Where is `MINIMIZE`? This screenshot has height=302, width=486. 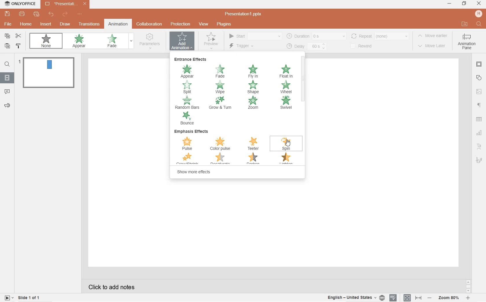
MINIMIZE is located at coordinates (450, 4).